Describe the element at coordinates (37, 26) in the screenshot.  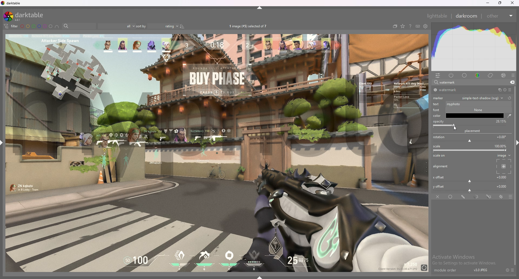
I see `color label` at that location.